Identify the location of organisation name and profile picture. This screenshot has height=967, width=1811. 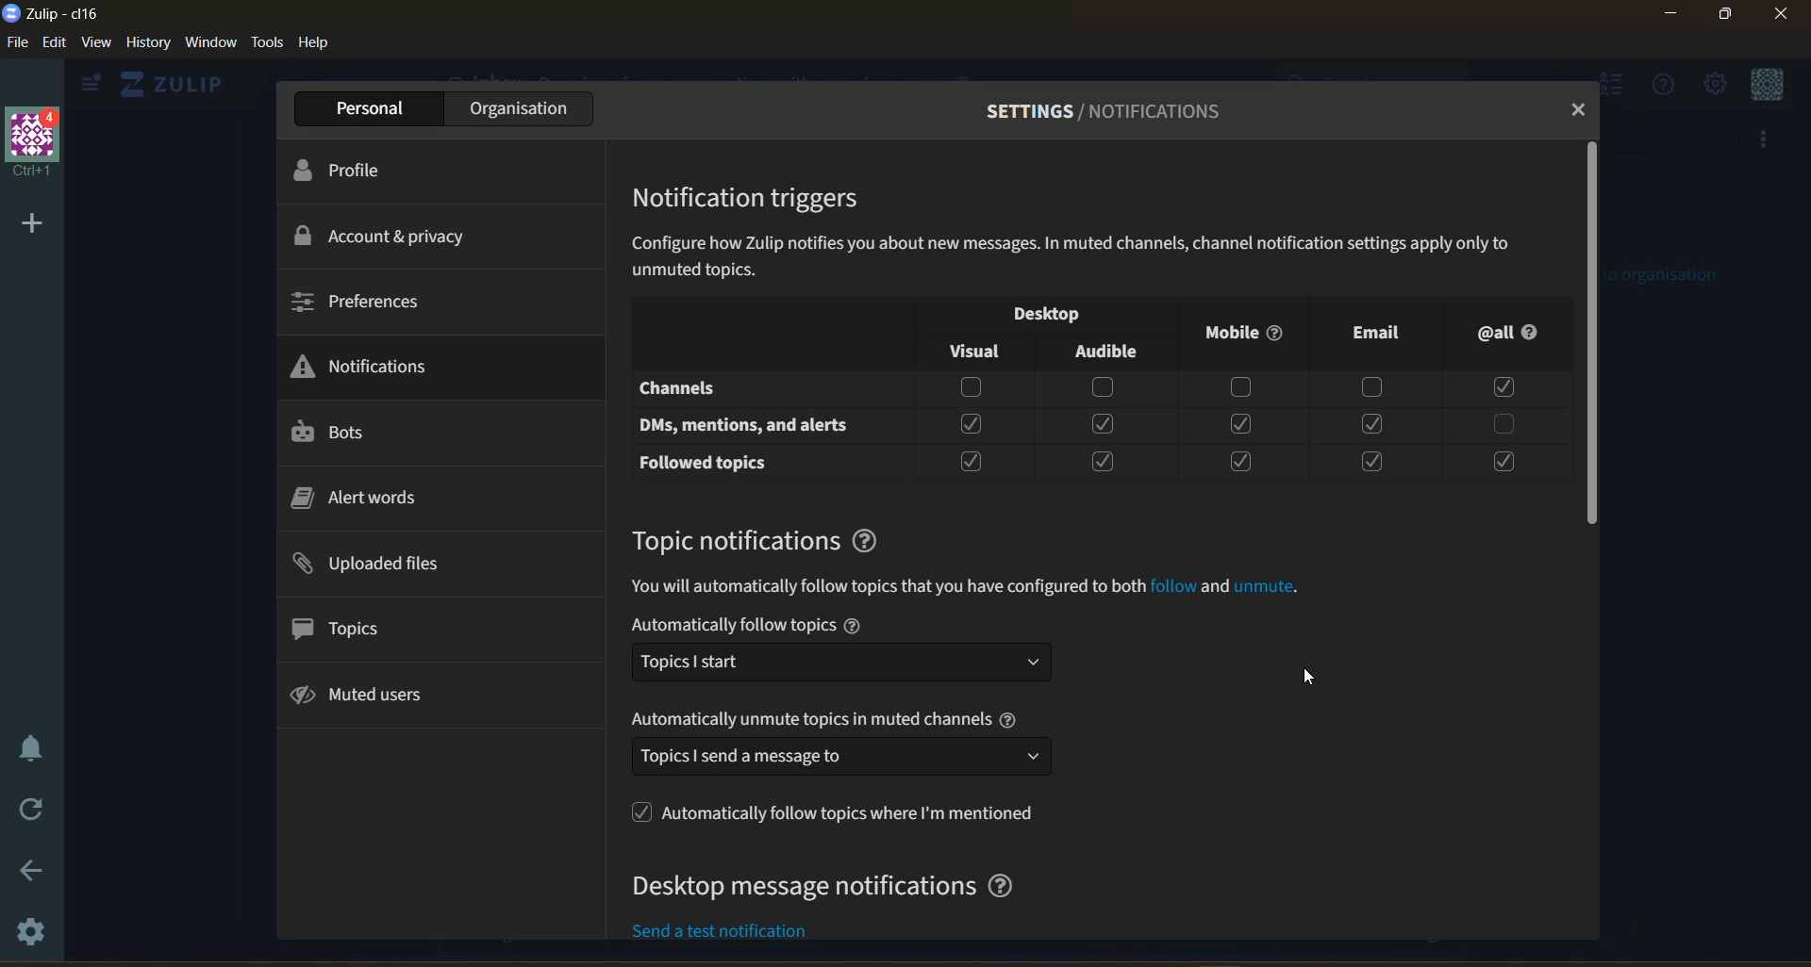
(32, 143).